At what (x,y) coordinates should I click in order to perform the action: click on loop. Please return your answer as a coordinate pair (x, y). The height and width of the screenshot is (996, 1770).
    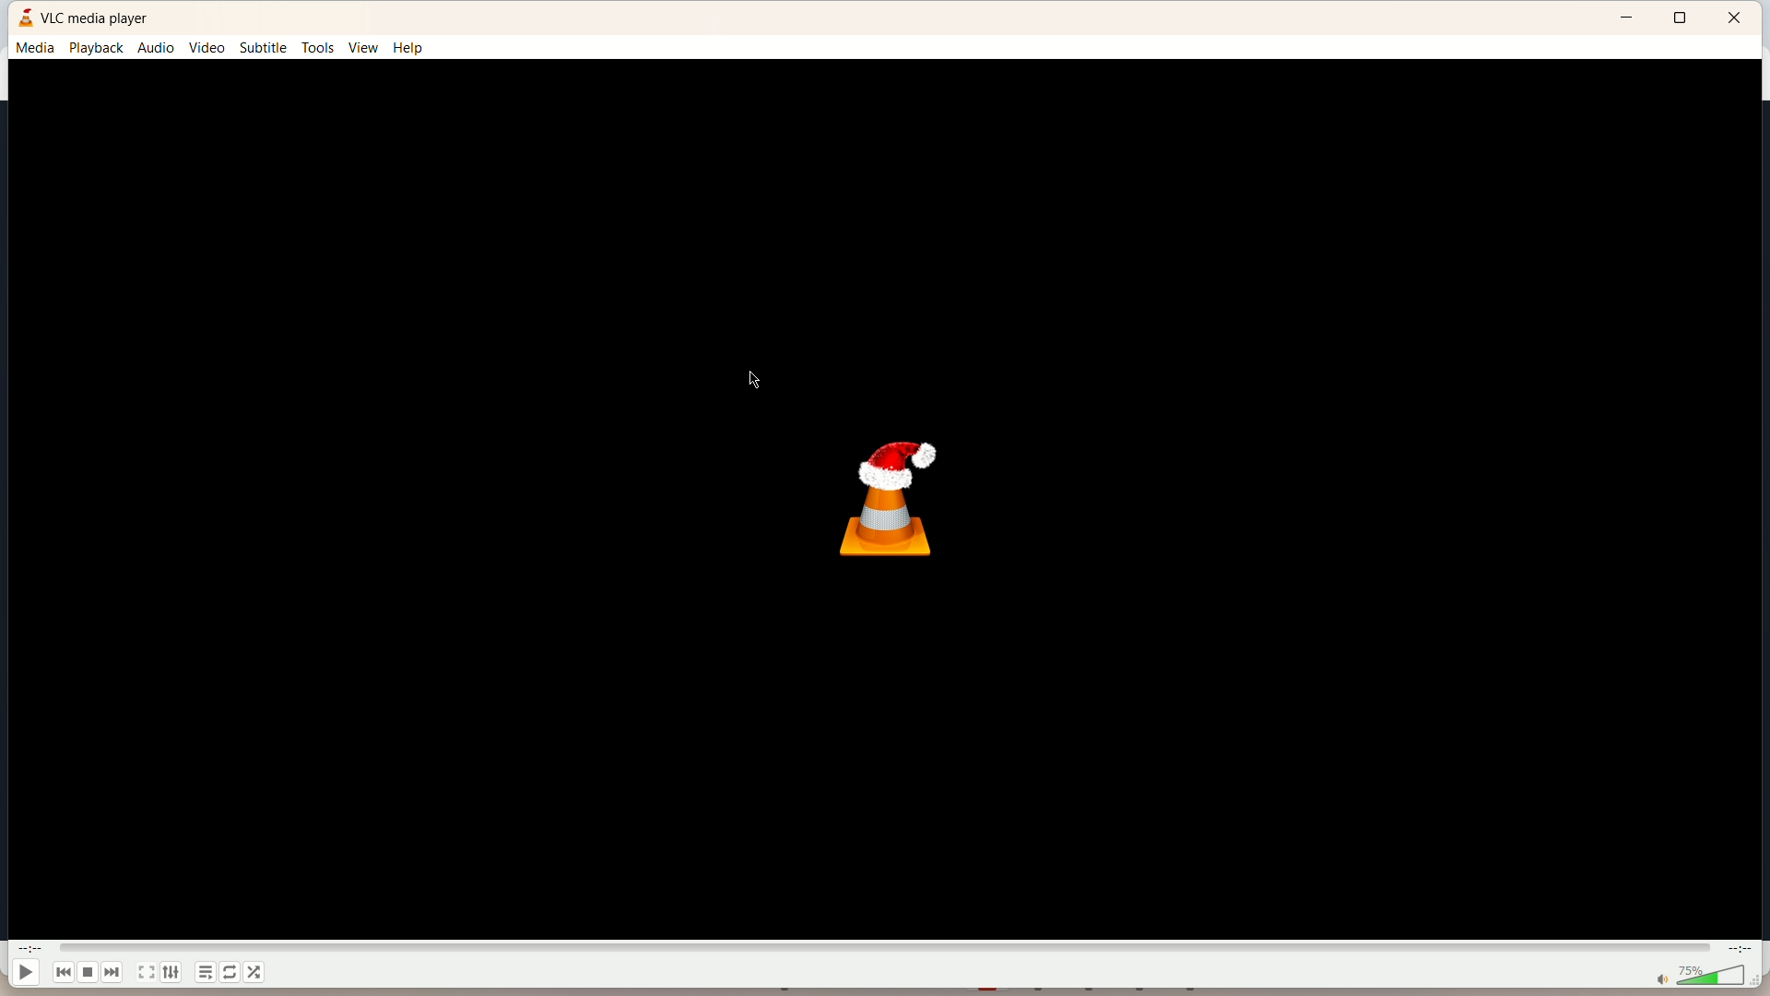
    Looking at the image, I should click on (229, 974).